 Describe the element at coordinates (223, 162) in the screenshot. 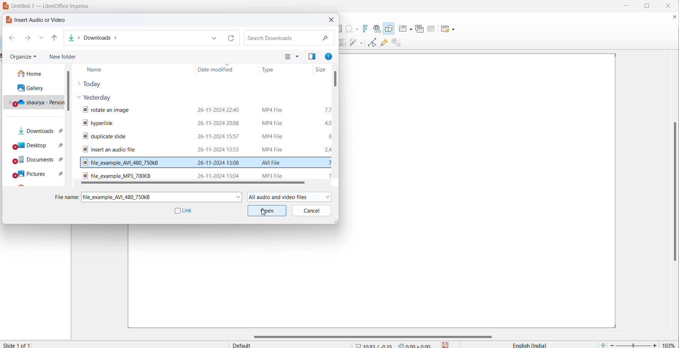

I see `selected video file modification date` at that location.